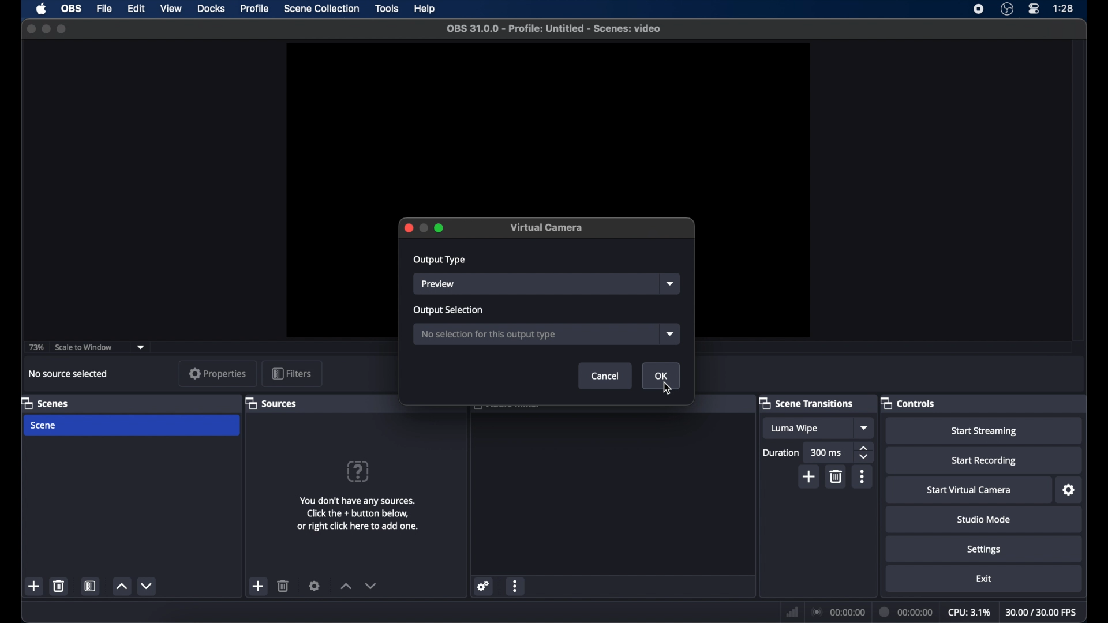  I want to click on exit, so click(983, 579).